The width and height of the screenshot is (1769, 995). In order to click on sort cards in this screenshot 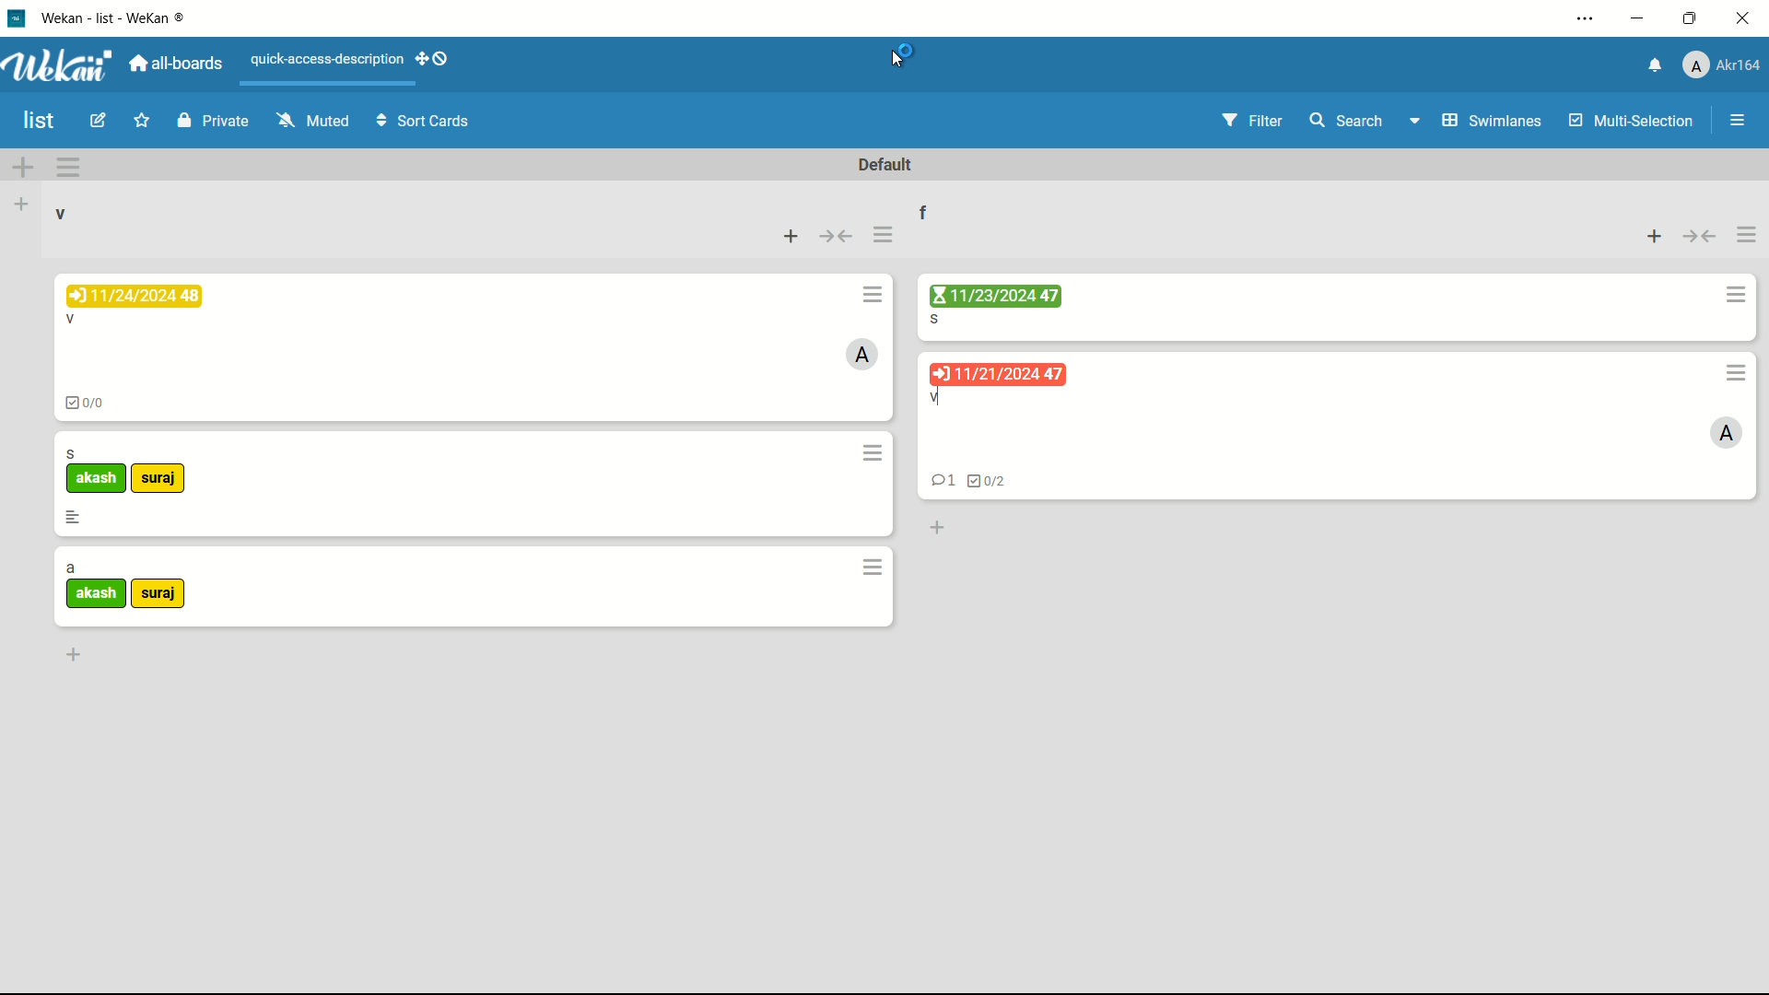, I will do `click(425, 123)`.